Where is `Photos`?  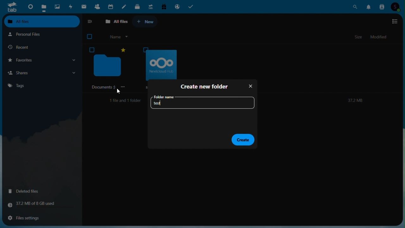
Photos is located at coordinates (57, 7).